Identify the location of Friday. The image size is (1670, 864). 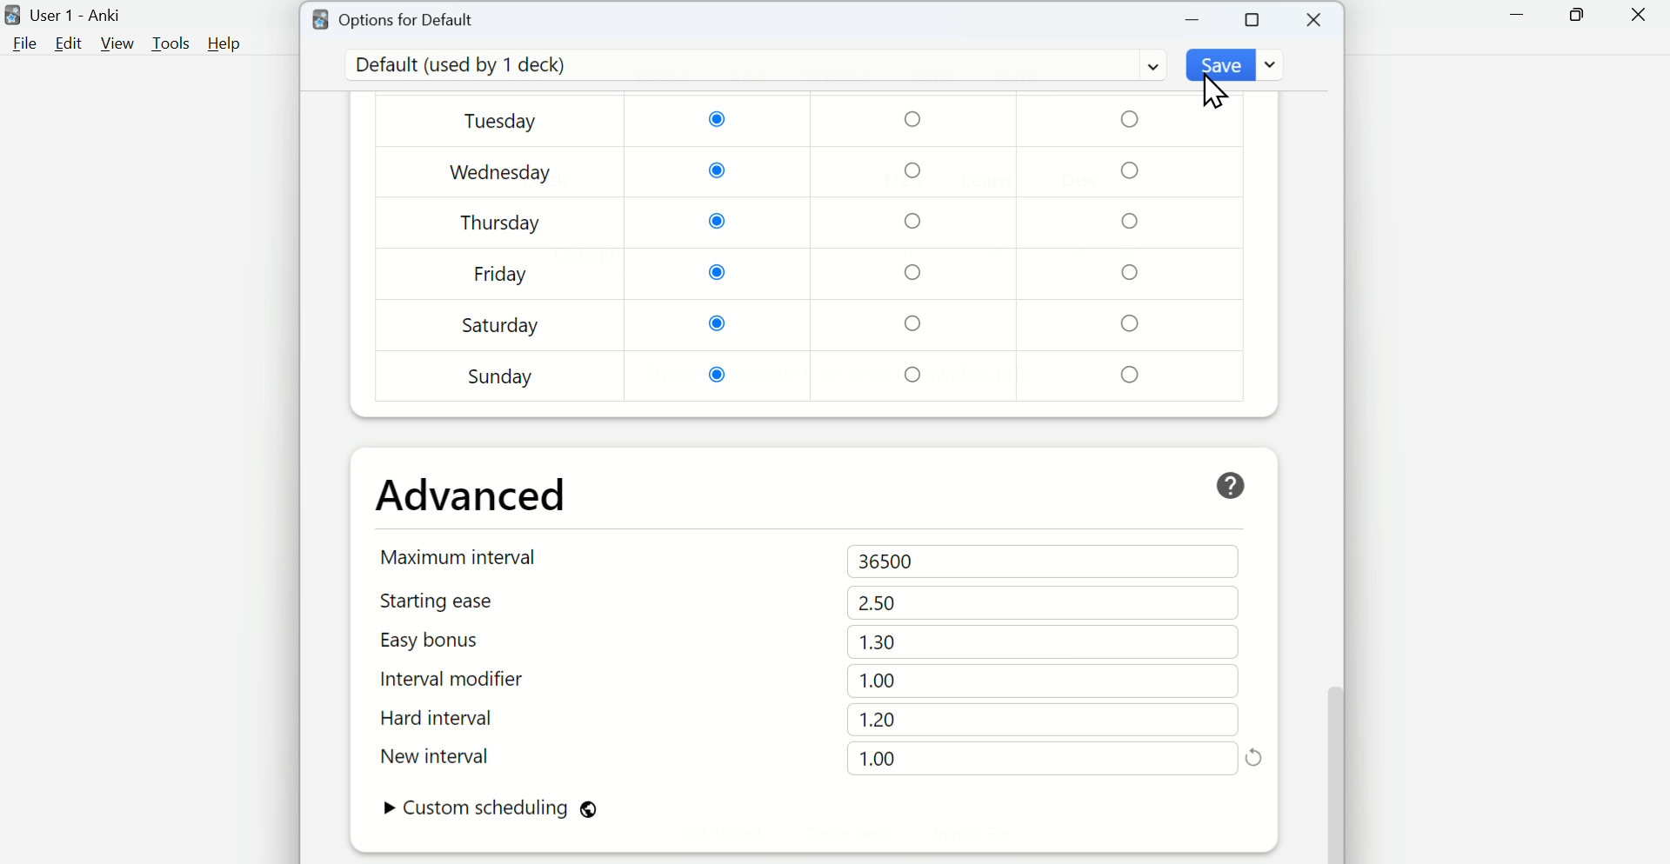
(501, 277).